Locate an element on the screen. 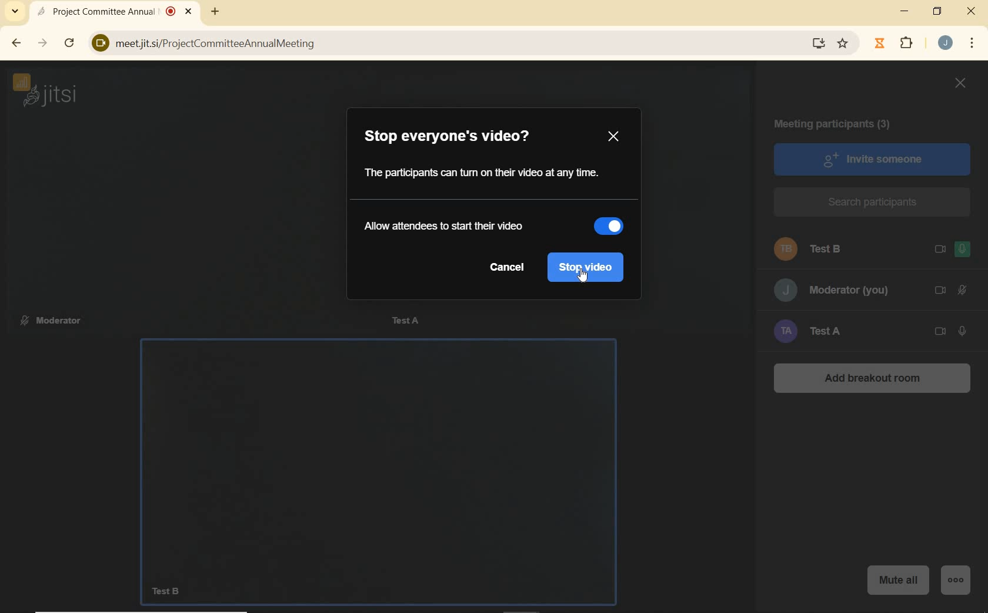 The height and width of the screenshot is (613, 988). Moderator is located at coordinates (55, 319).